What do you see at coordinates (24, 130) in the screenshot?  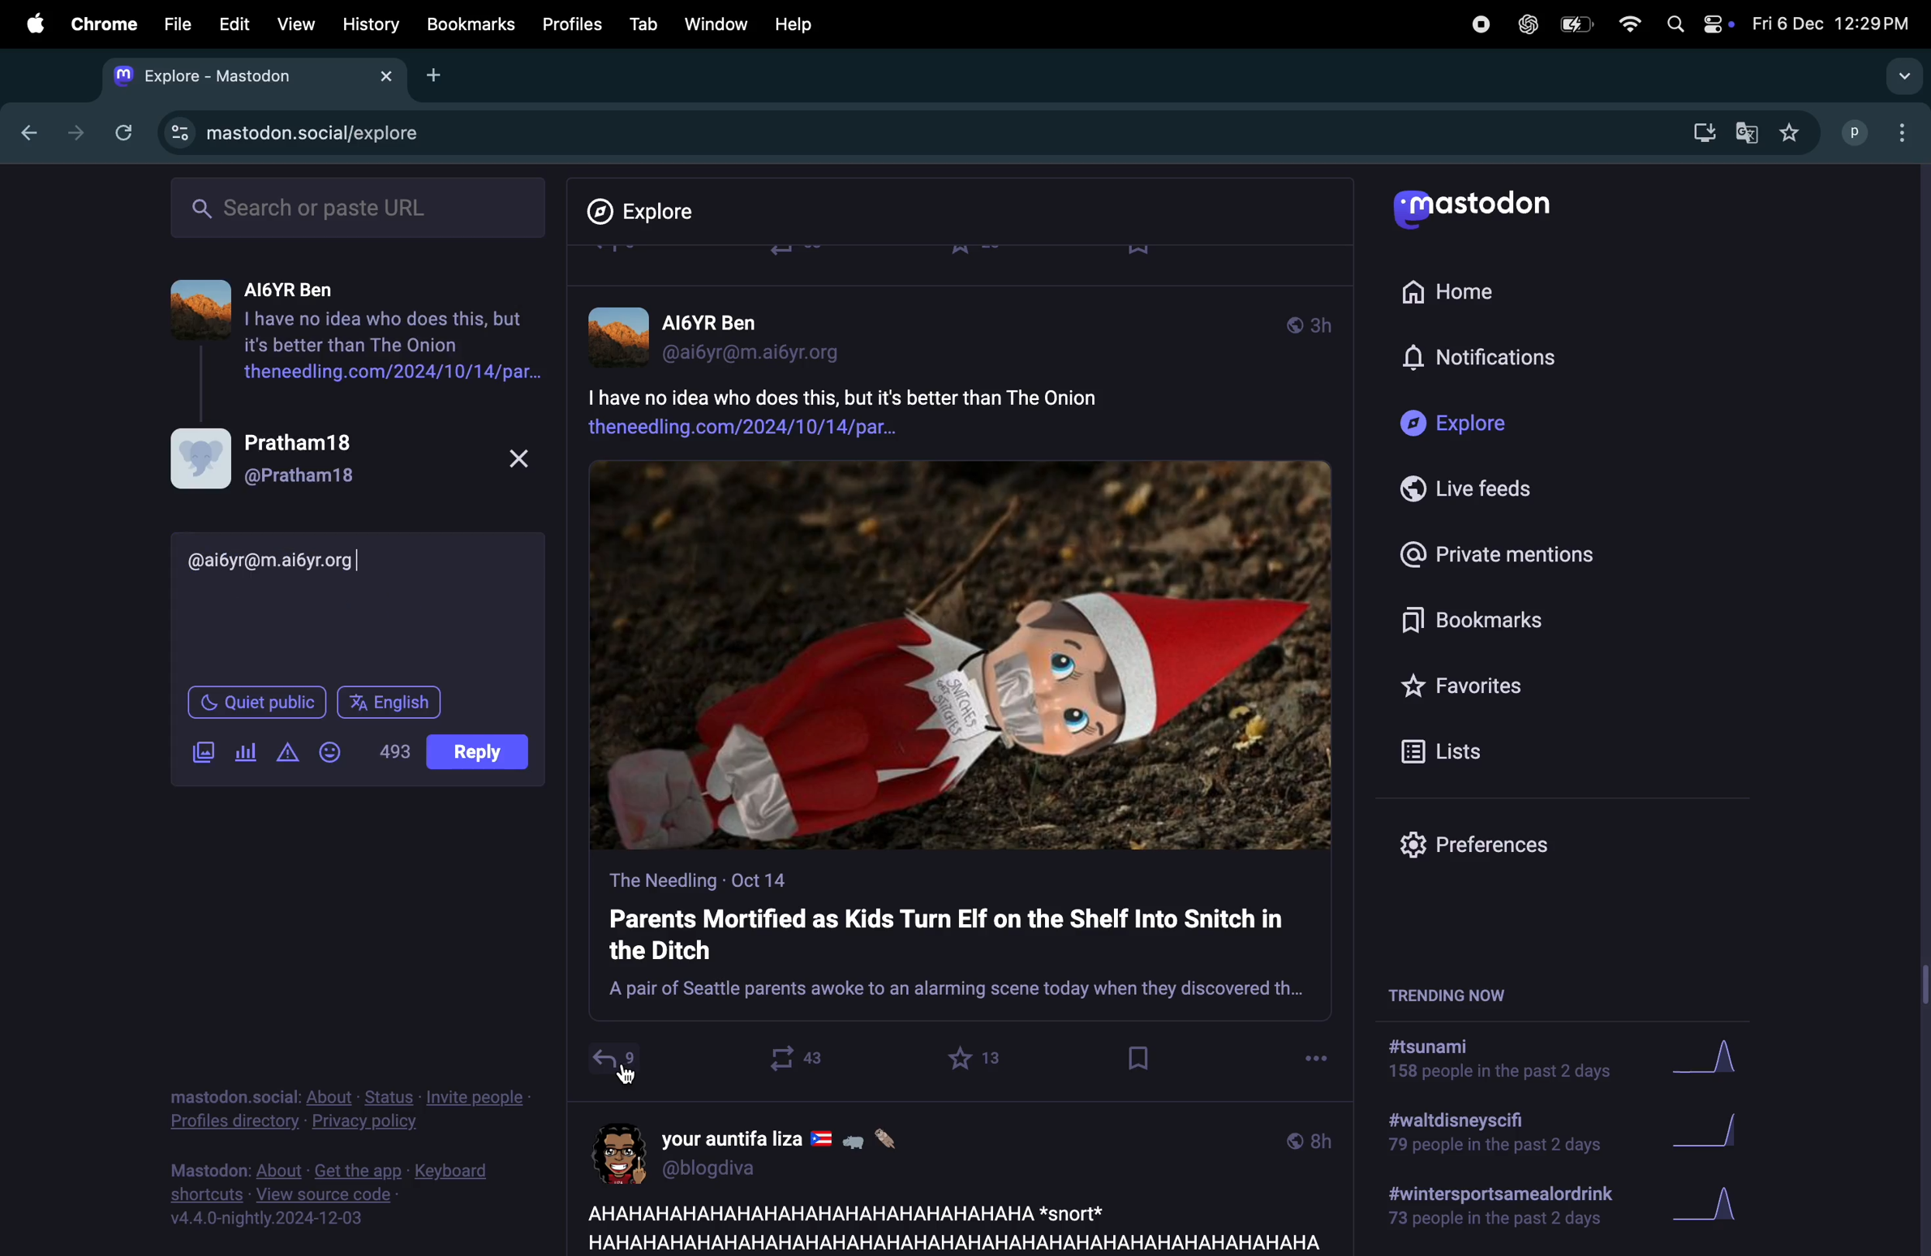 I see `back ward` at bounding box center [24, 130].